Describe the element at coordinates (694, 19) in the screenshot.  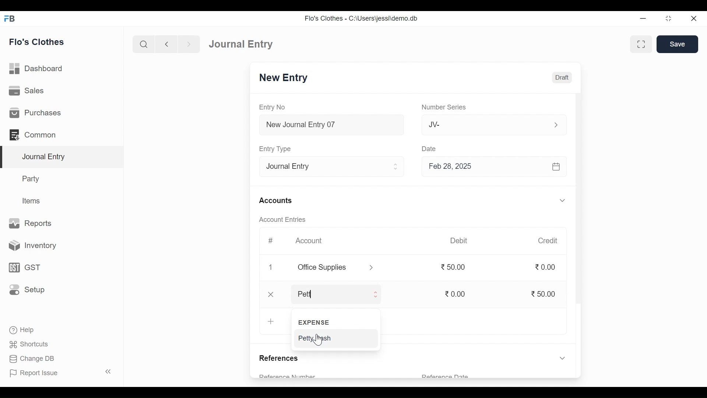
I see `Close` at that location.